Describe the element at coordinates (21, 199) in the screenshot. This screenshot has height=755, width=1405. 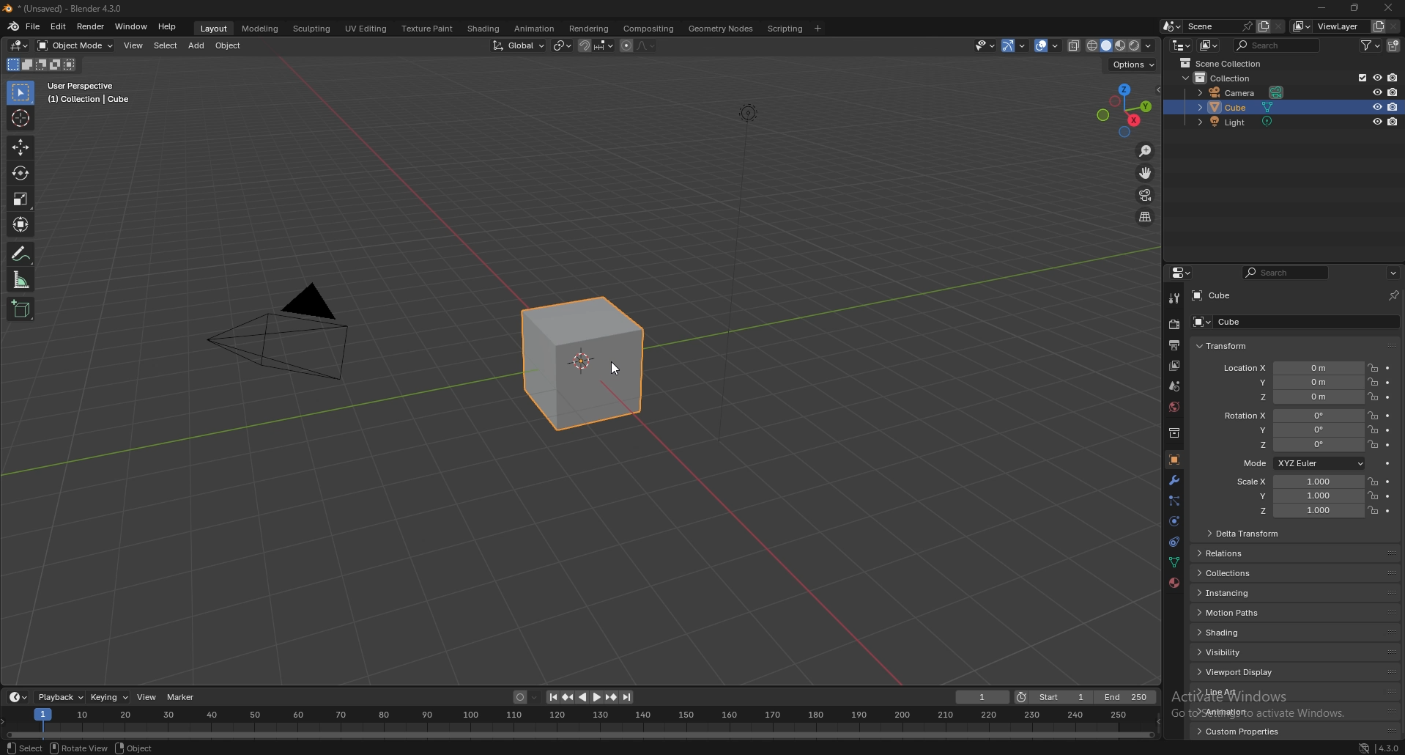
I see `scale` at that location.